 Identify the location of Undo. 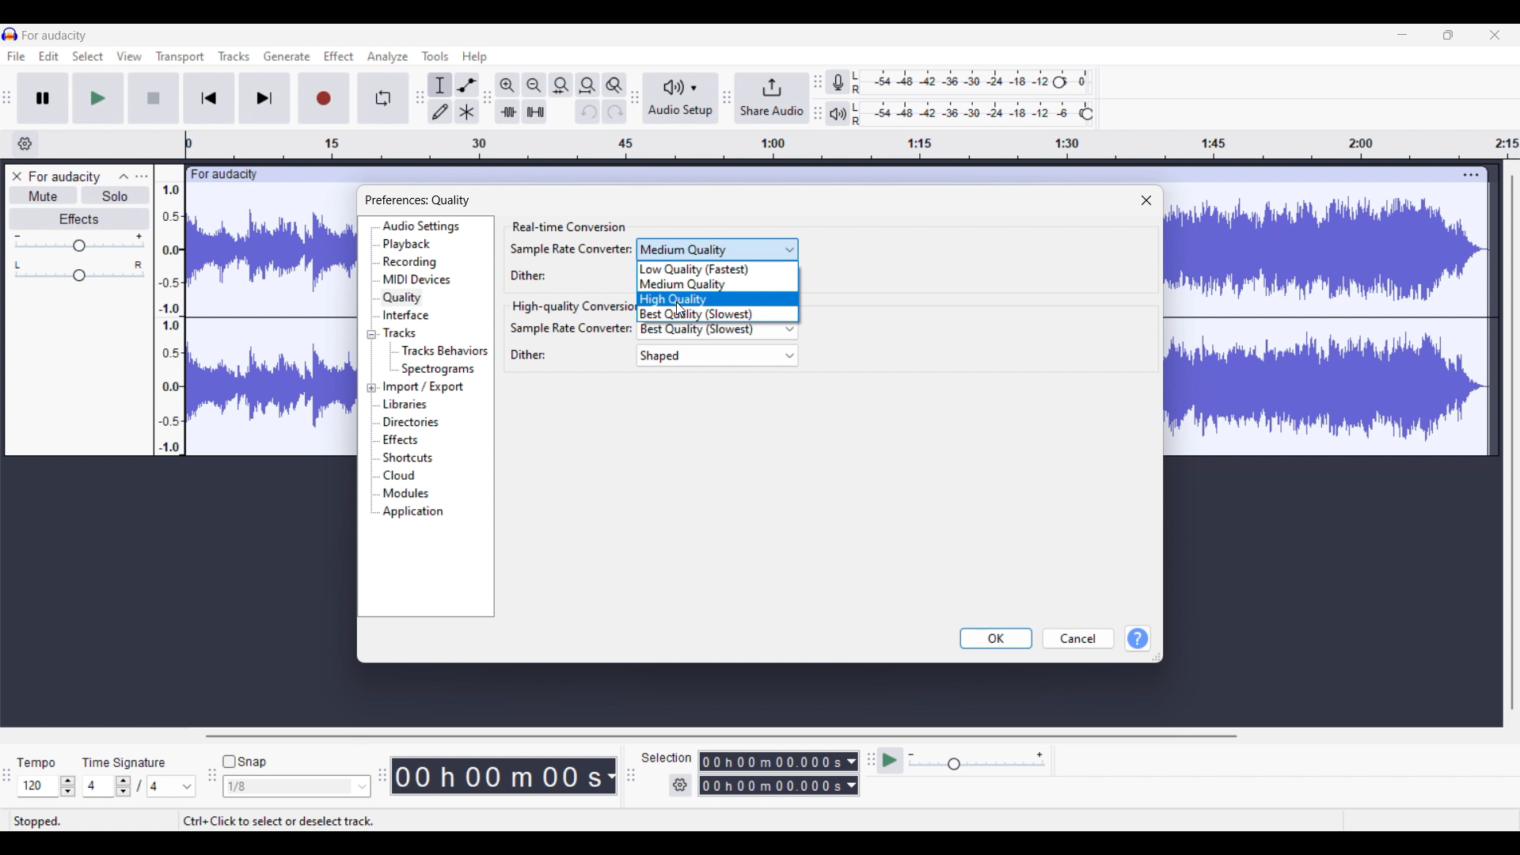
(588, 112).